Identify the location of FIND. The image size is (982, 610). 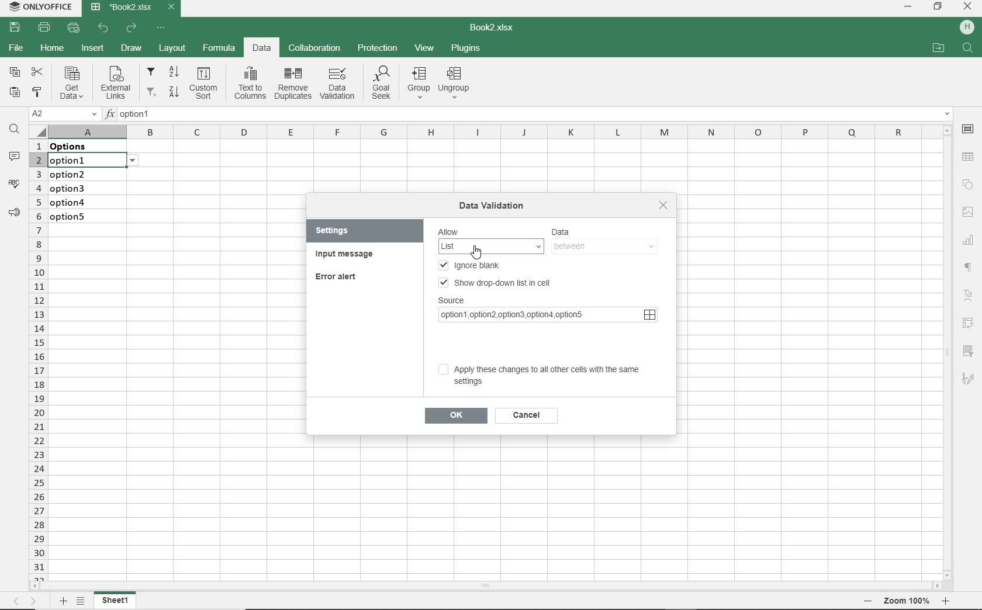
(13, 129).